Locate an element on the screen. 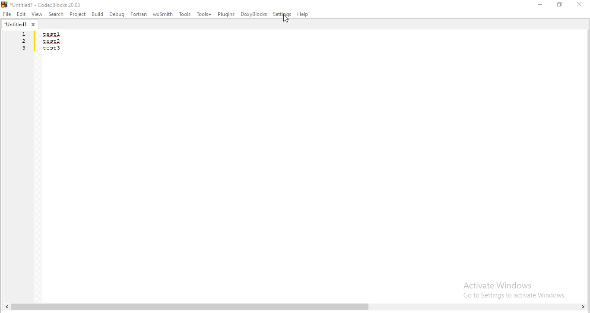 This screenshot has height=313, width=590. Tools  is located at coordinates (184, 15).